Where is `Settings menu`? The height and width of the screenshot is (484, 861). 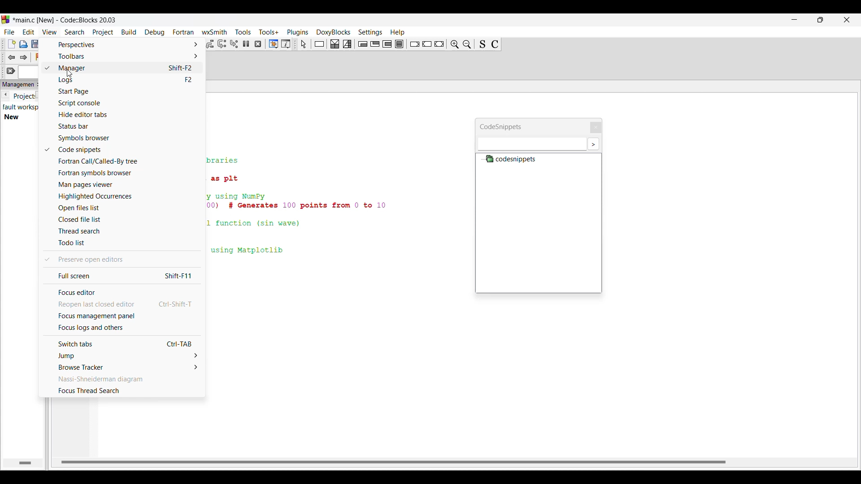
Settings menu is located at coordinates (370, 33).